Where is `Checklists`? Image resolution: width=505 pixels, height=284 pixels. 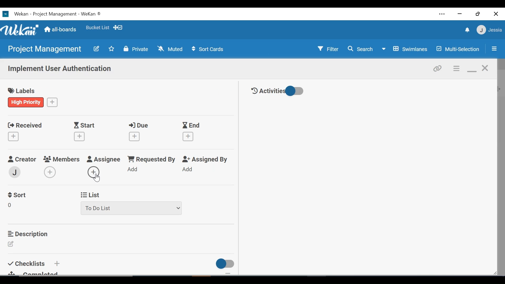
Checklists is located at coordinates (27, 263).